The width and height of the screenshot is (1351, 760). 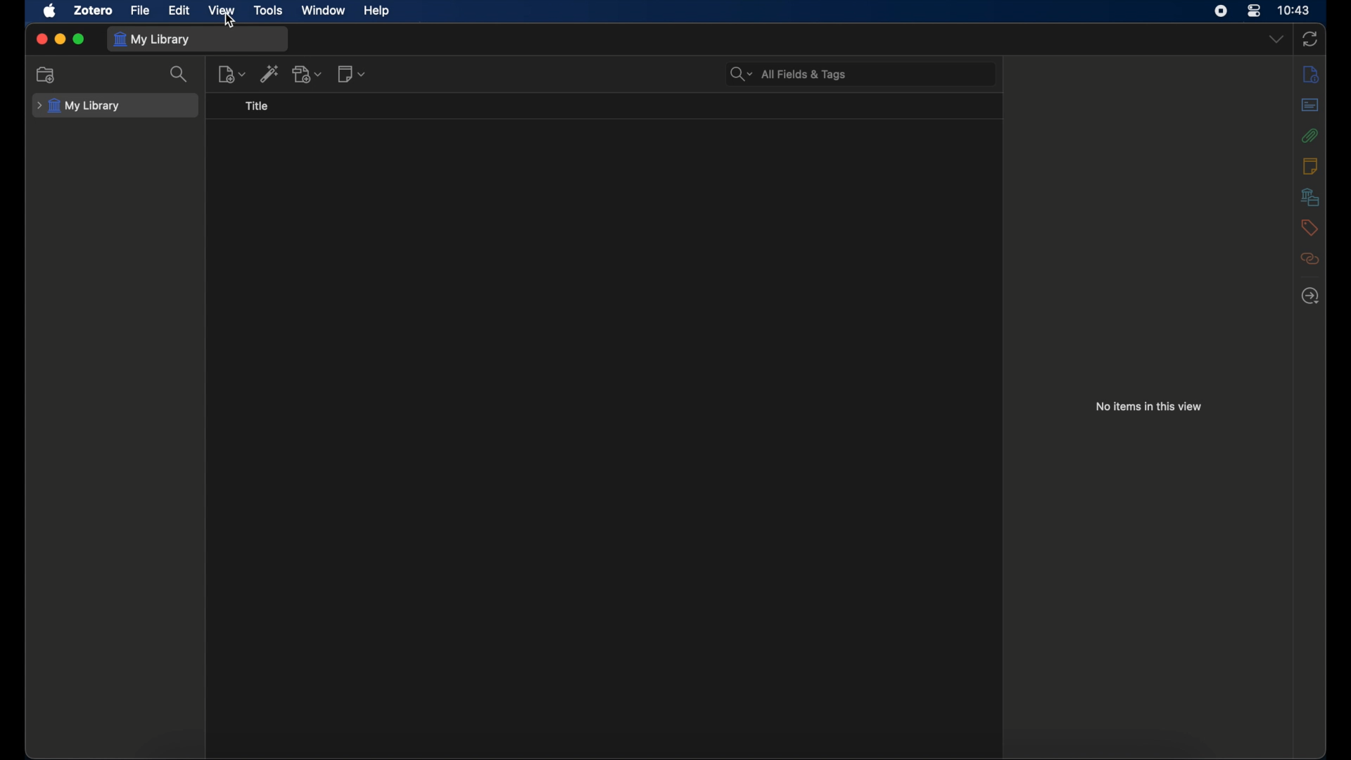 I want to click on tools, so click(x=269, y=10).